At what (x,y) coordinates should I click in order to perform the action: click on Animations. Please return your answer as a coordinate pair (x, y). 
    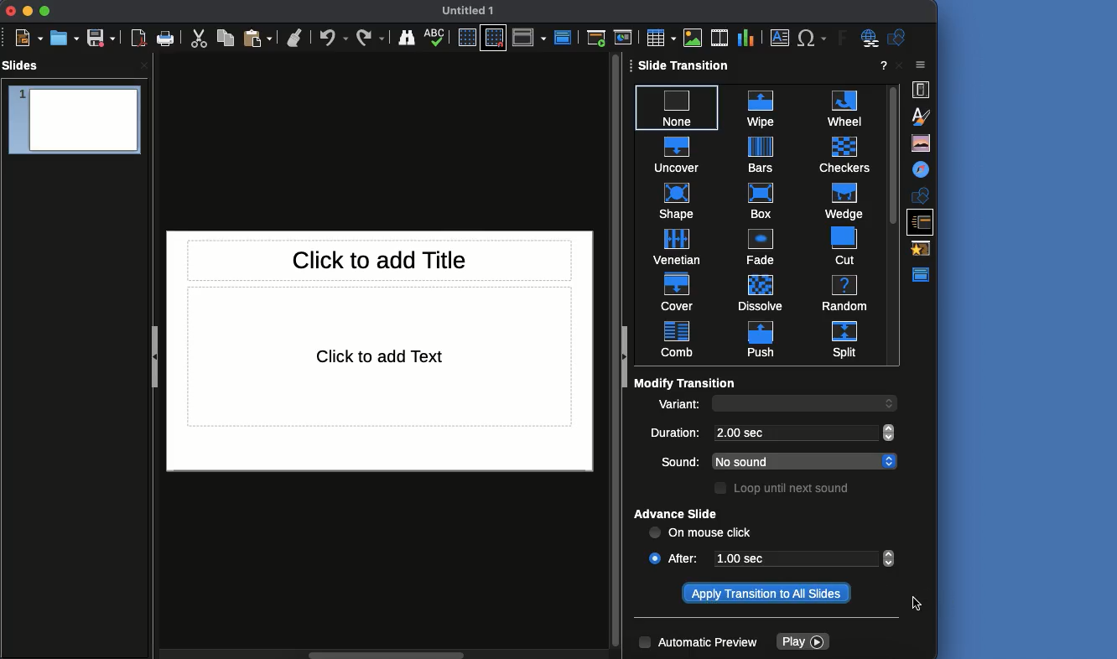
    Looking at the image, I should click on (924, 247).